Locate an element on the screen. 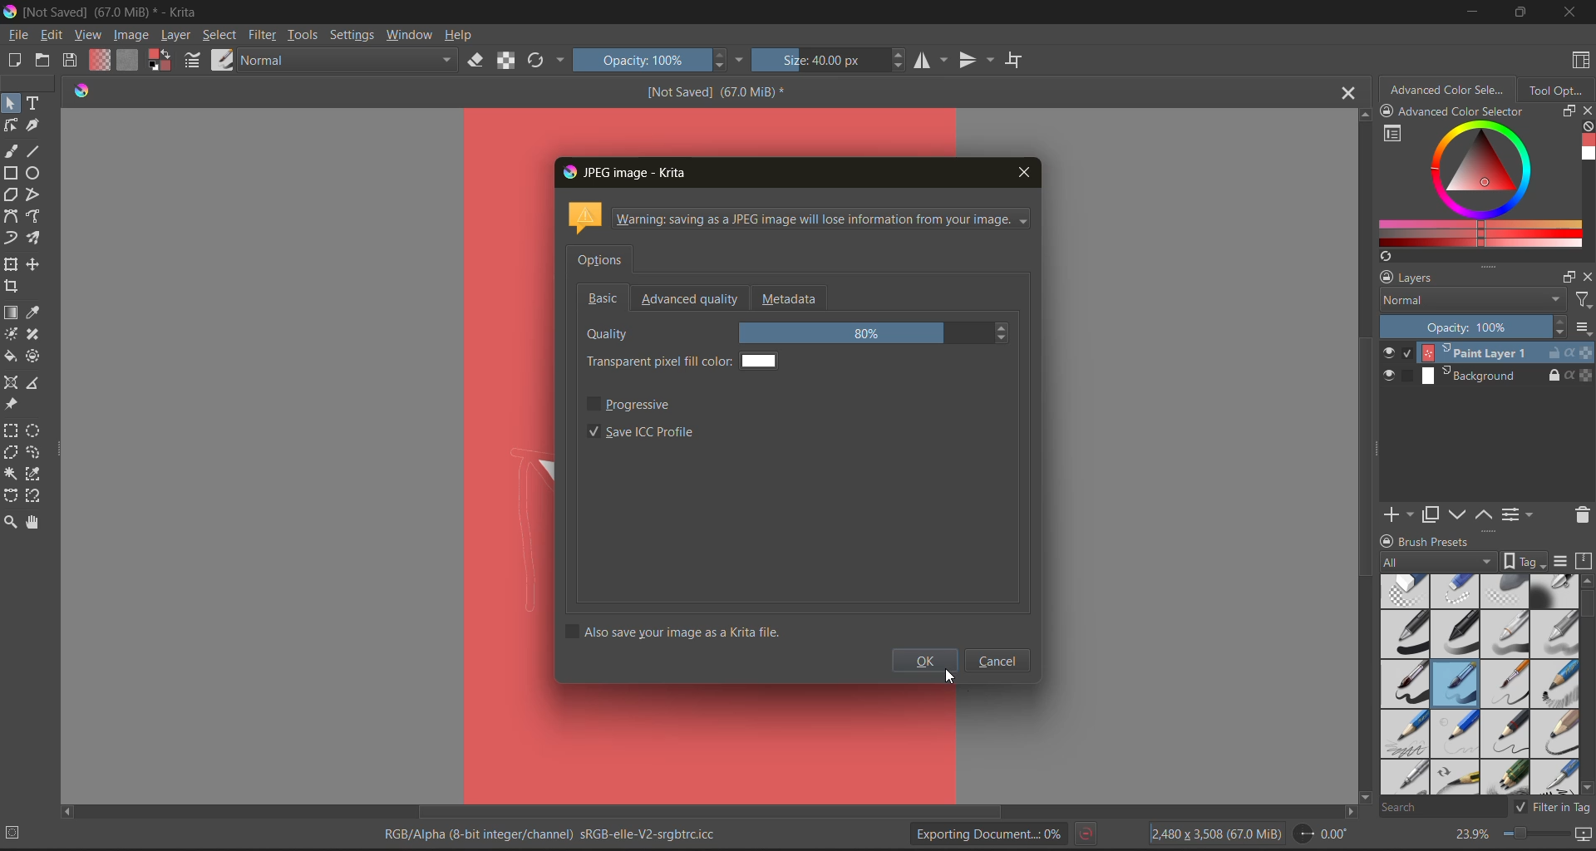 The width and height of the screenshot is (1596, 851). set eraser mode is located at coordinates (475, 61).